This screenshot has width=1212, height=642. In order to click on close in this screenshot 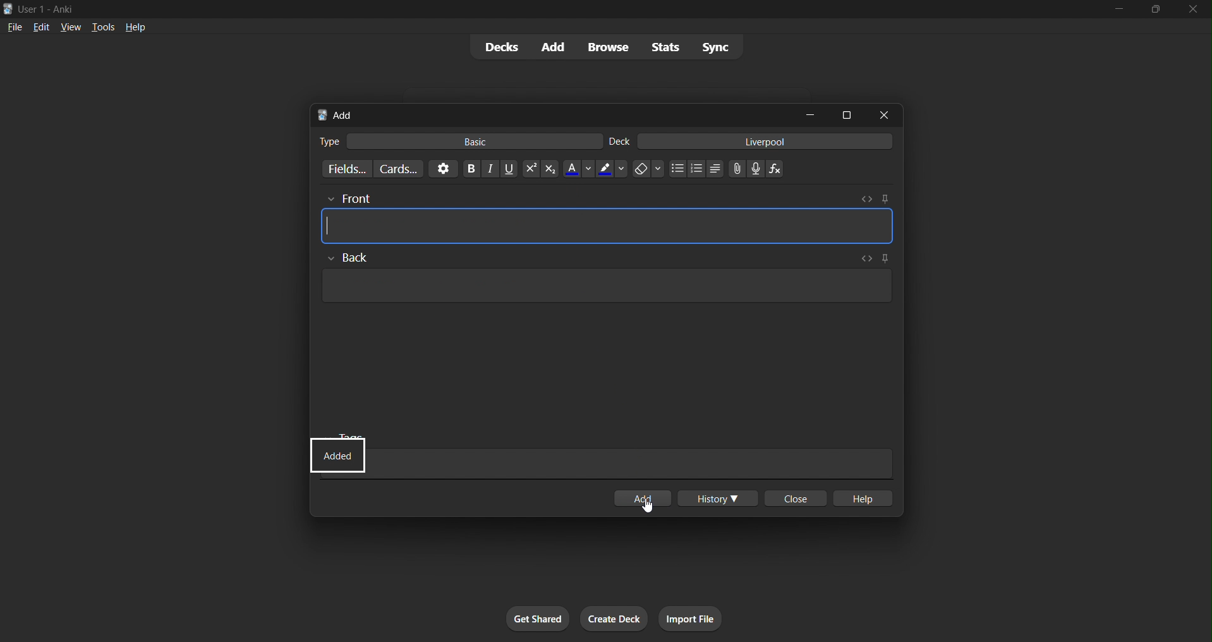, I will do `click(1194, 11)`.